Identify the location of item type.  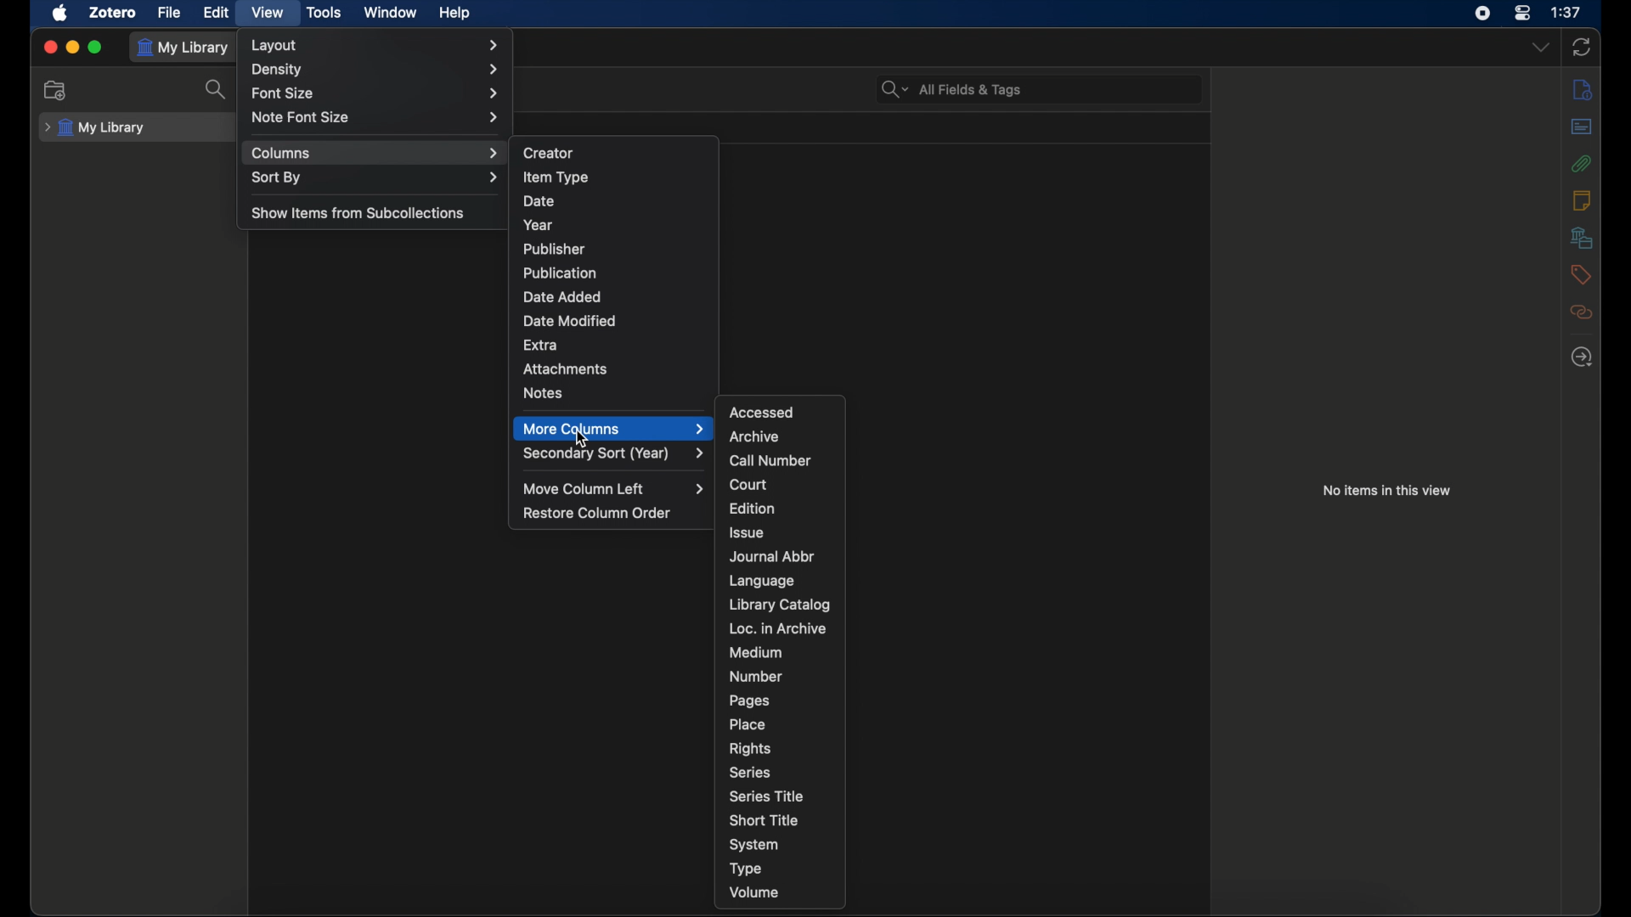
(557, 177).